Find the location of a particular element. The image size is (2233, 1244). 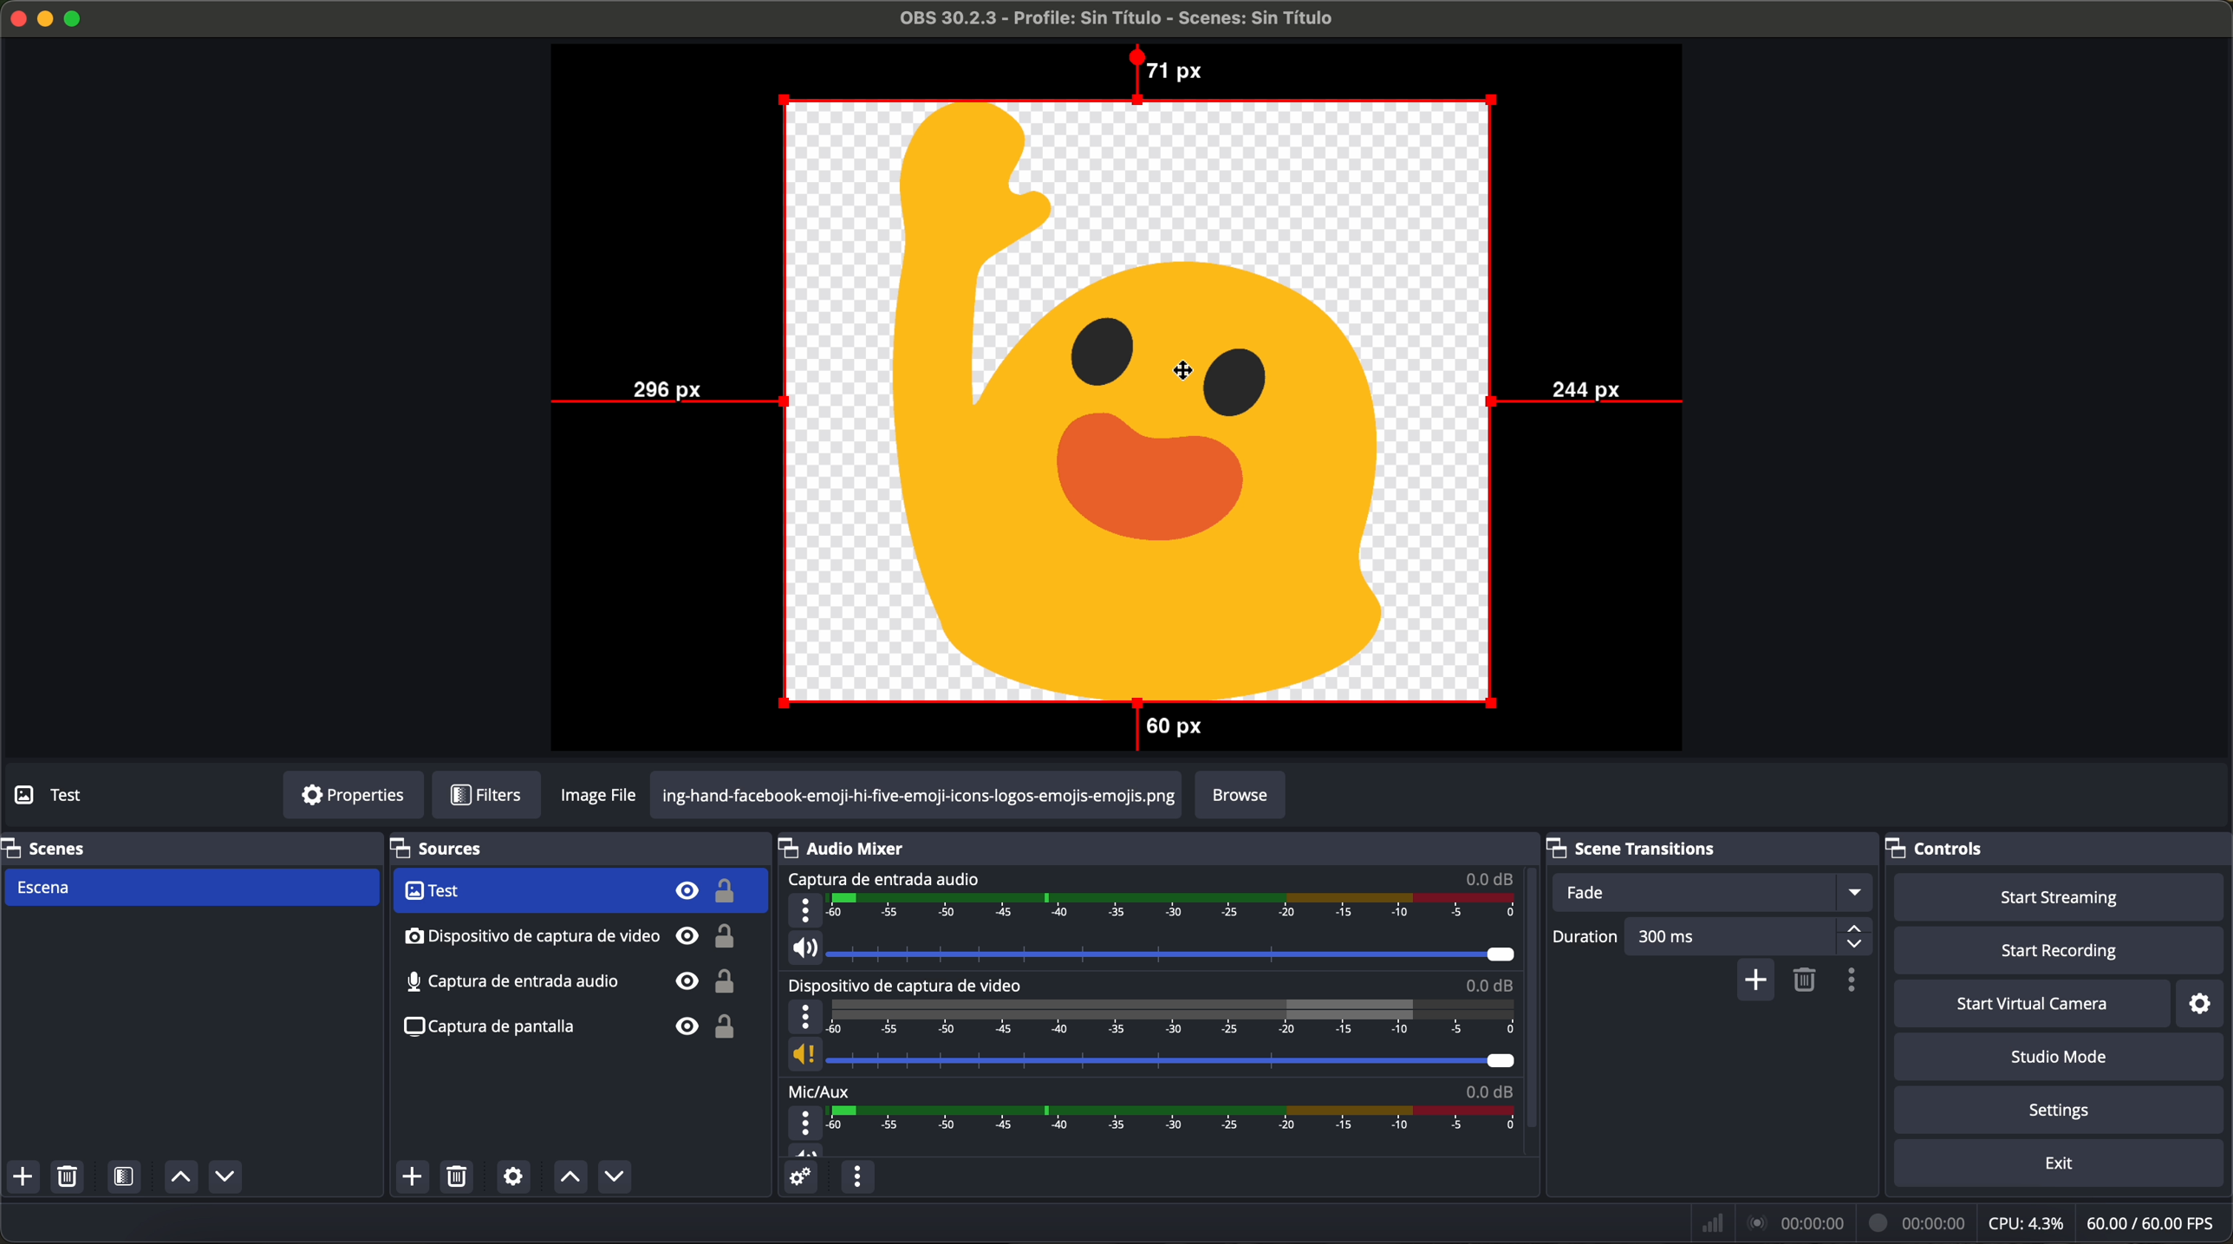

exit is located at coordinates (2061, 1165).